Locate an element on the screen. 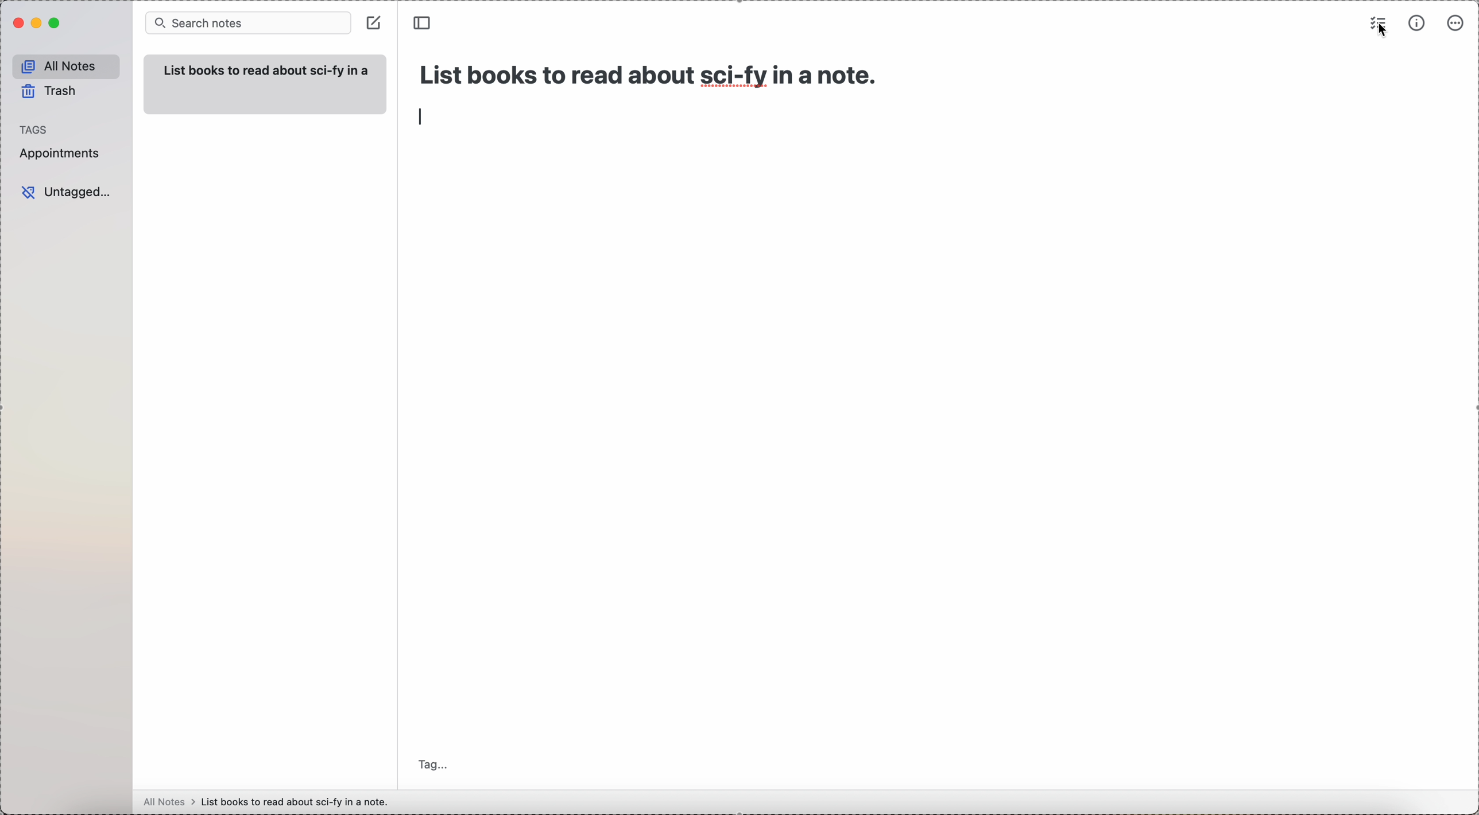  check list is located at coordinates (1378, 18).